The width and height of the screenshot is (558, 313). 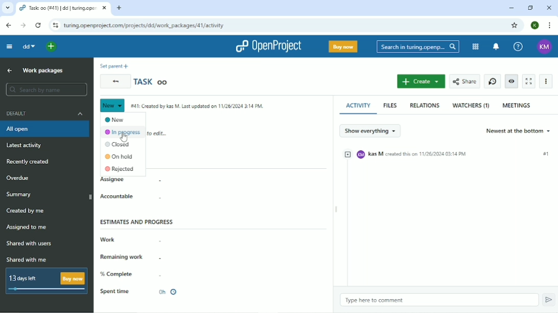 What do you see at coordinates (511, 81) in the screenshot?
I see `Unwatch work package` at bounding box center [511, 81].